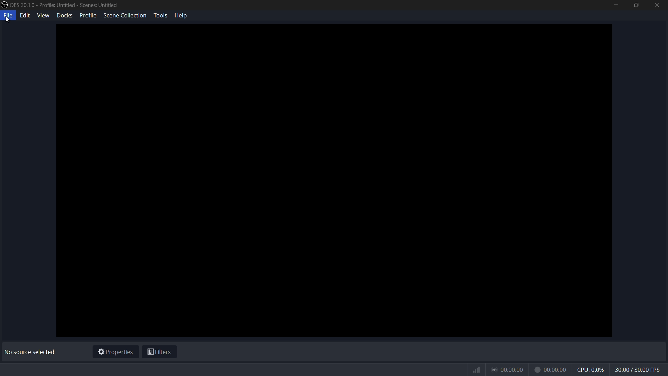 This screenshot has height=376, width=668. I want to click on cpu usage, so click(591, 369).